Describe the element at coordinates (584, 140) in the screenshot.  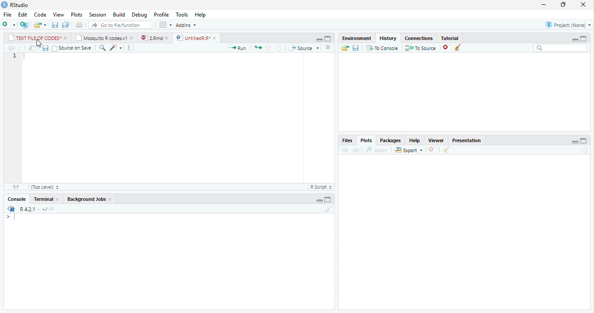
I see `maximize` at that location.